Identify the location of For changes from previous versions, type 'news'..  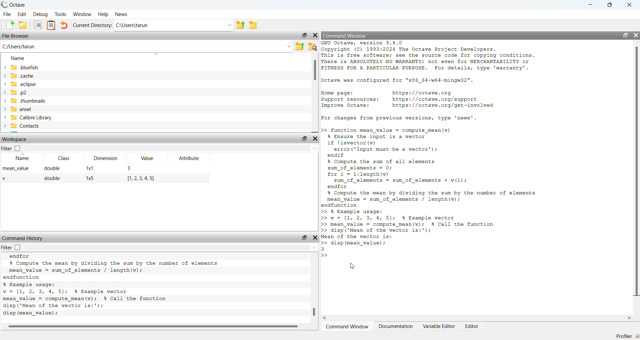
(399, 118).